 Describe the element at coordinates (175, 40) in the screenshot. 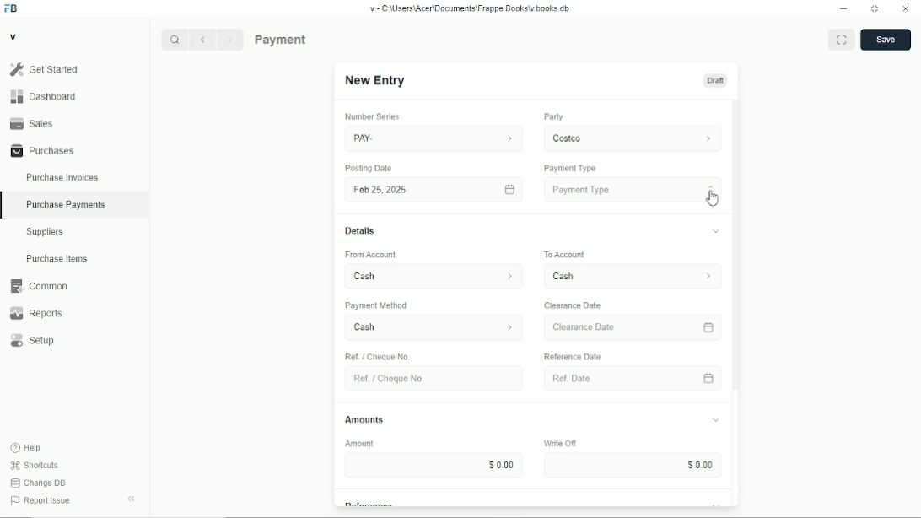

I see `Search` at that location.